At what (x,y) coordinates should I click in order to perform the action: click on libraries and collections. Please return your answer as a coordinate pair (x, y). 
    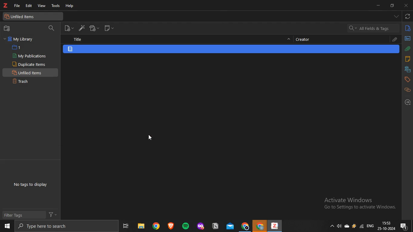
    Looking at the image, I should click on (408, 69).